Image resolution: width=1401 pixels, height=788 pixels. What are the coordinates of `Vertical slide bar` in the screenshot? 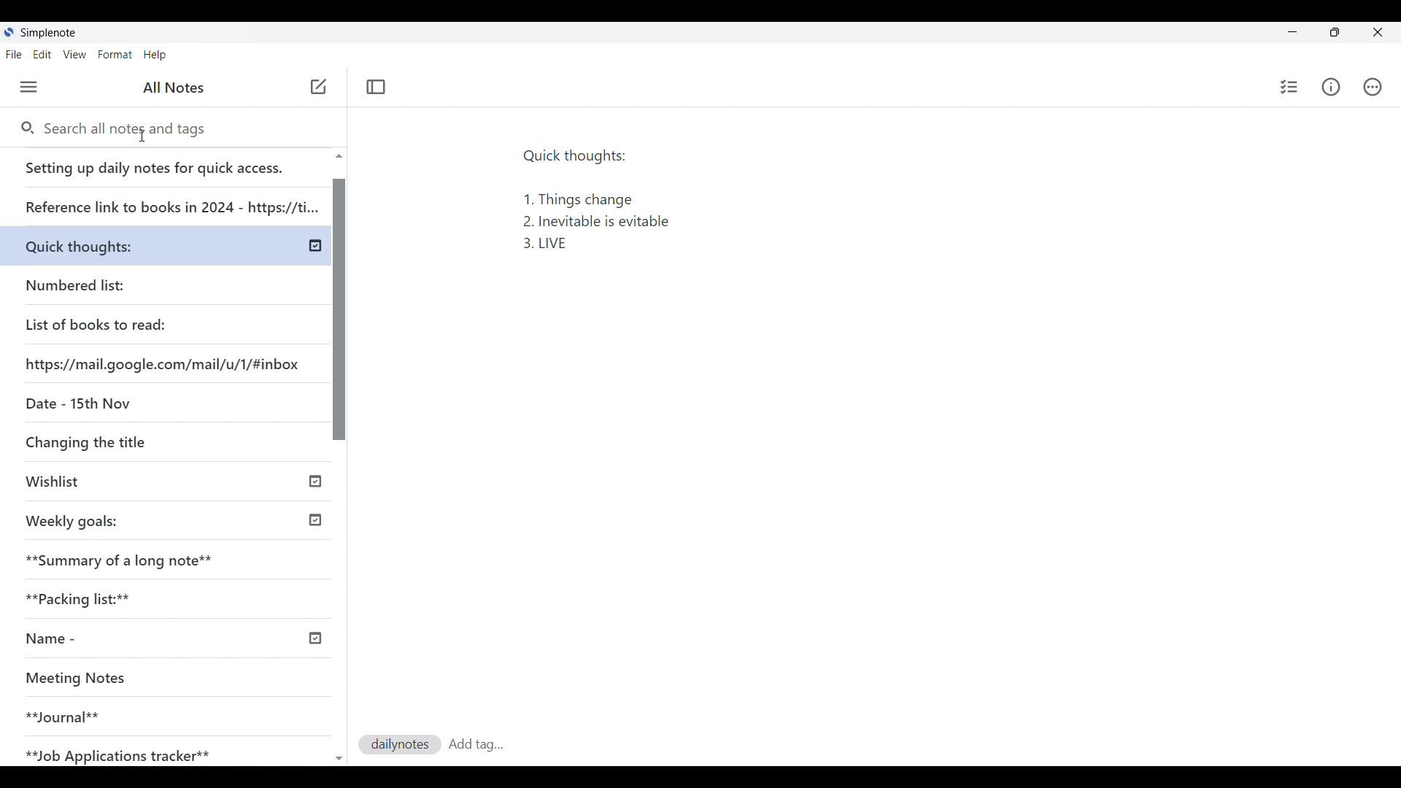 It's located at (341, 464).